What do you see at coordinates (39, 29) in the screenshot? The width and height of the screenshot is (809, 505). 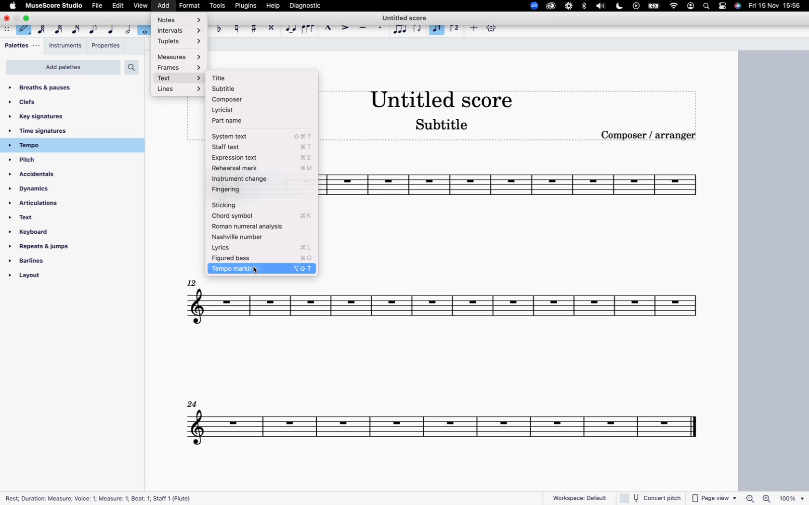 I see `64th note` at bounding box center [39, 29].